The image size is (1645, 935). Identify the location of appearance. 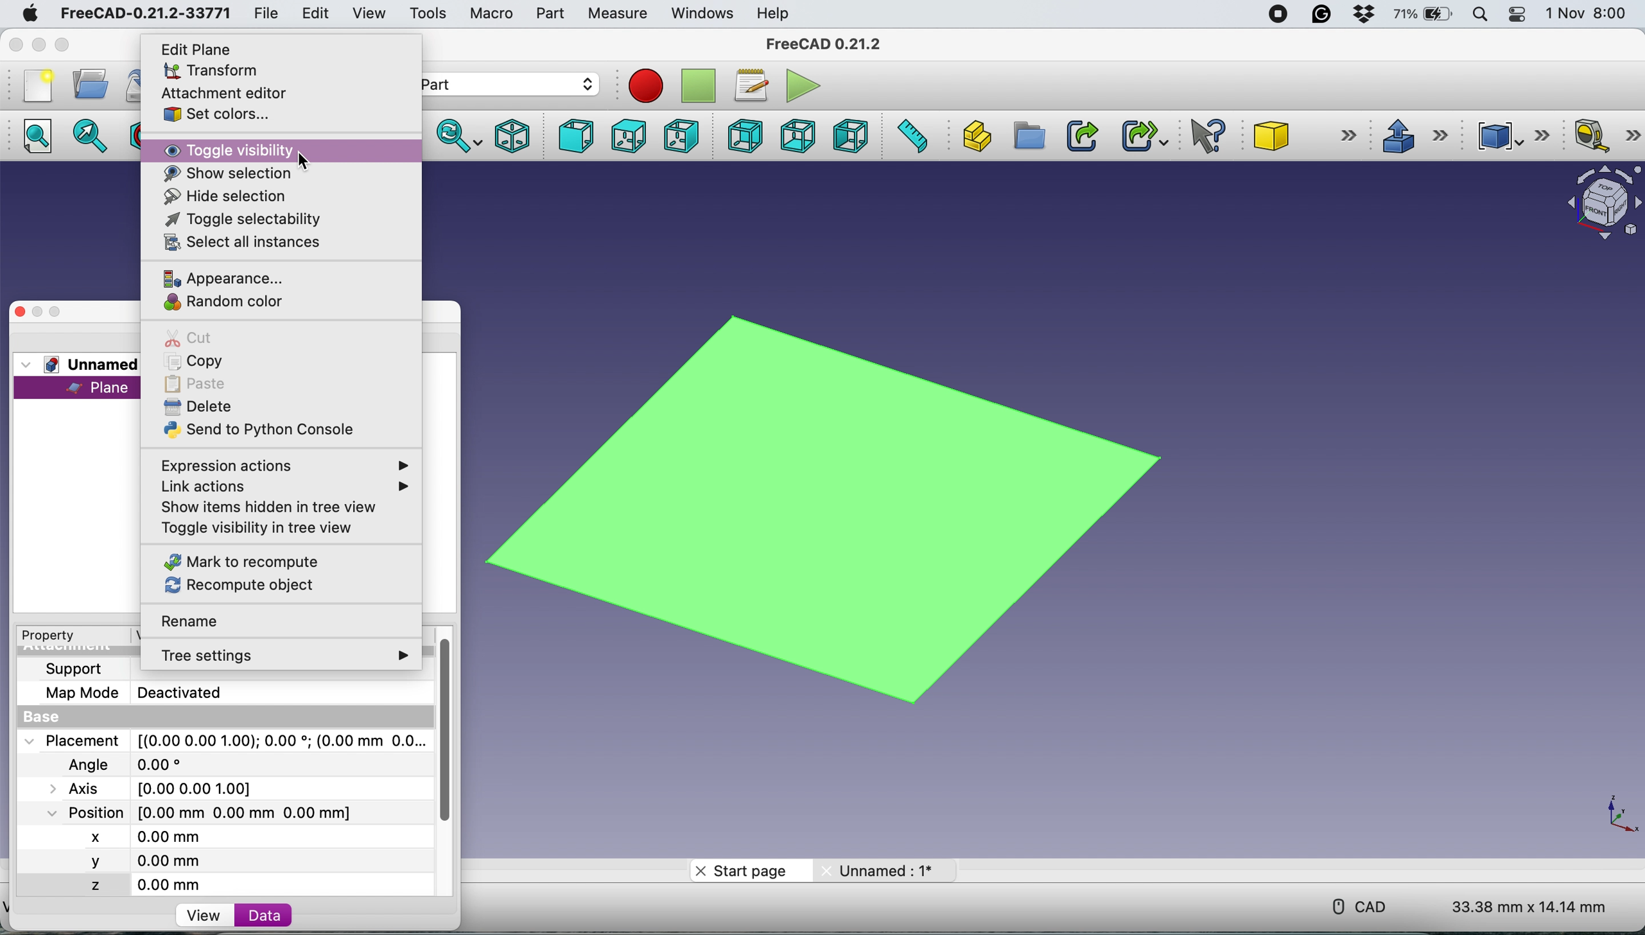
(222, 277).